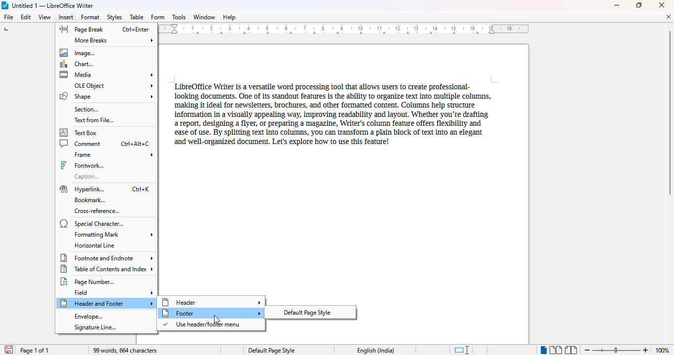 The height and width of the screenshot is (355, 674). What do you see at coordinates (645, 350) in the screenshot?
I see `zoom in` at bounding box center [645, 350].